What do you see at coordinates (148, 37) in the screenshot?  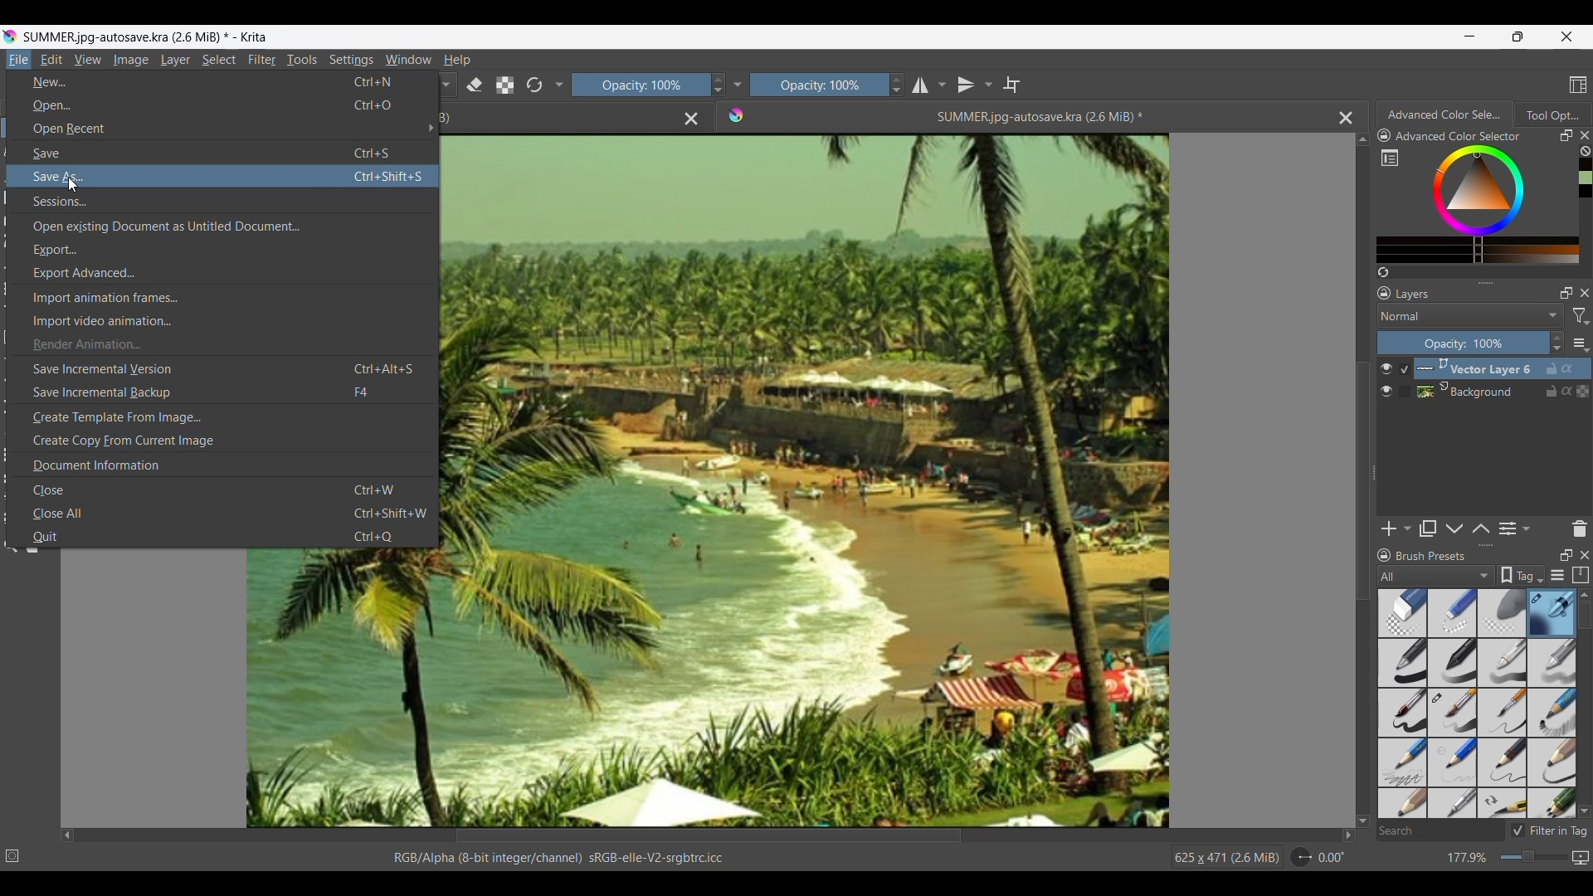 I see `SUMMER.jpg-autosave.kra(2.6MB)*-Krita` at bounding box center [148, 37].